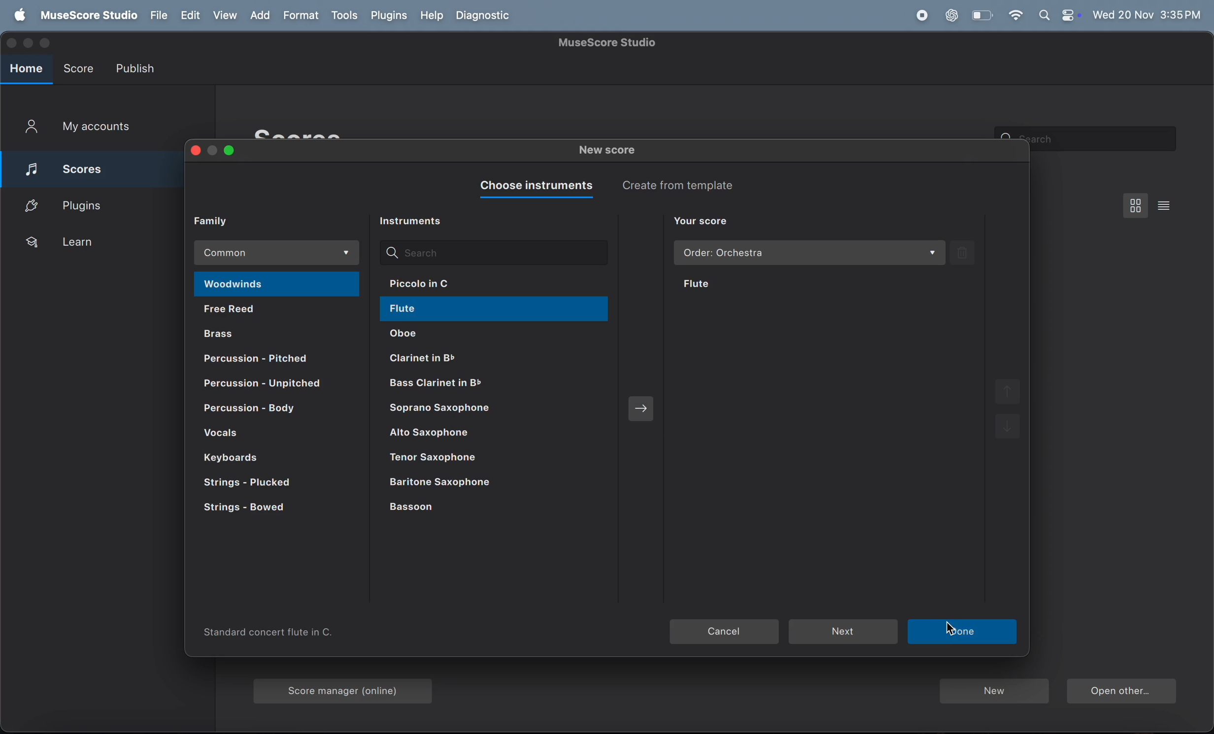  I want to click on family, so click(219, 220).